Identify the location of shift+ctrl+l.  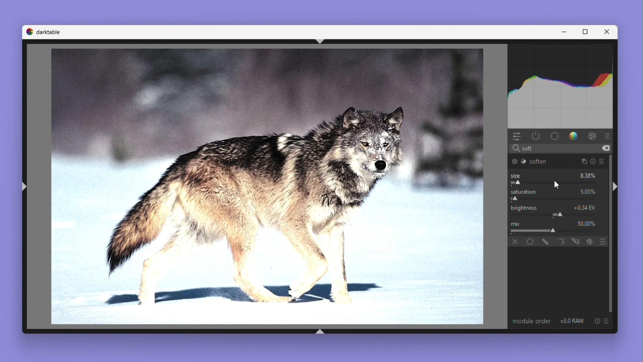
(25, 186).